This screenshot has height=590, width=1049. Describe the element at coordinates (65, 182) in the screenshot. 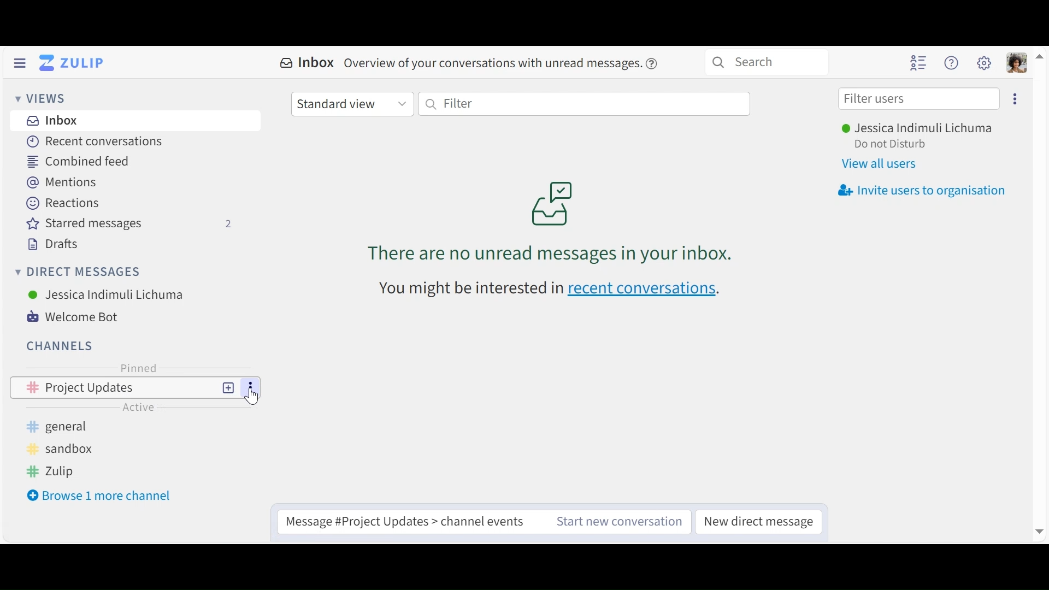

I see `Mentions` at that location.